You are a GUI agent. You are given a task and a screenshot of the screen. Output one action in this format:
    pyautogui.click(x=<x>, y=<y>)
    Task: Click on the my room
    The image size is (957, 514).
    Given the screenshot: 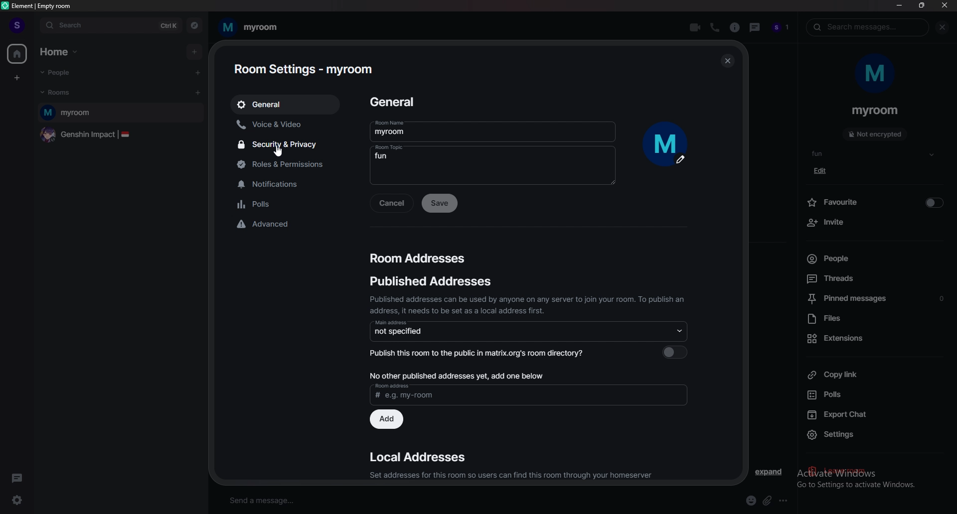 What is the action you would take?
    pyautogui.click(x=255, y=27)
    